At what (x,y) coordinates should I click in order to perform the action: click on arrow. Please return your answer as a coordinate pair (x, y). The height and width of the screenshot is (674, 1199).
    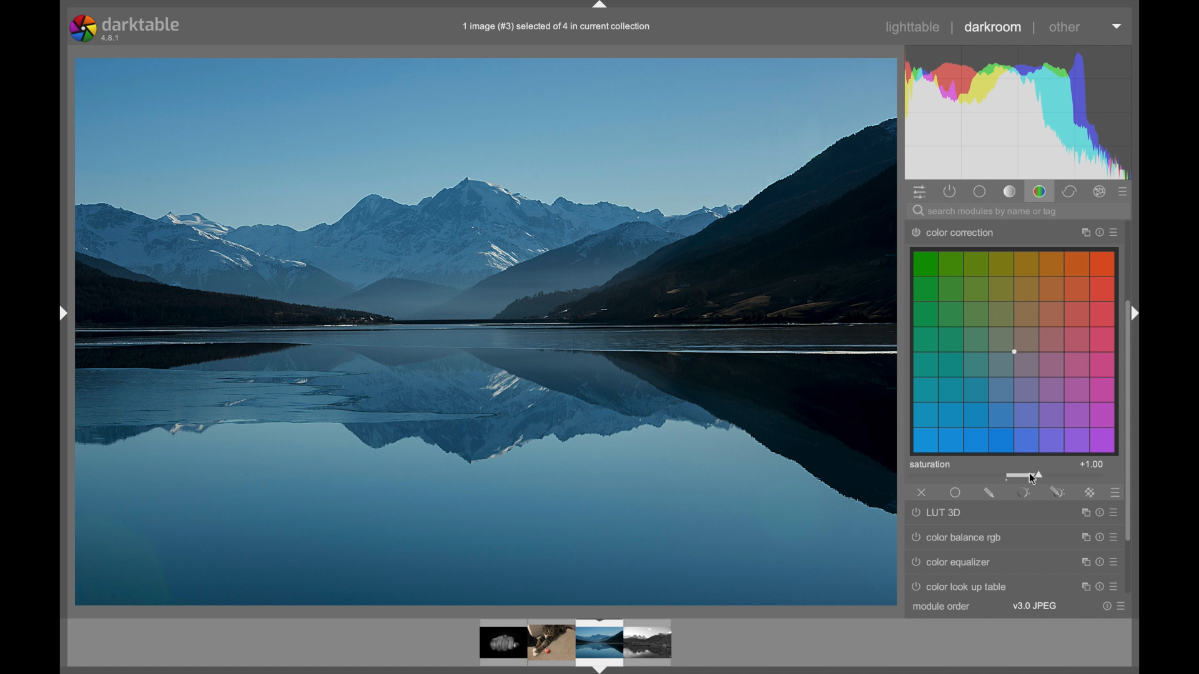
    Looking at the image, I should click on (1135, 313).